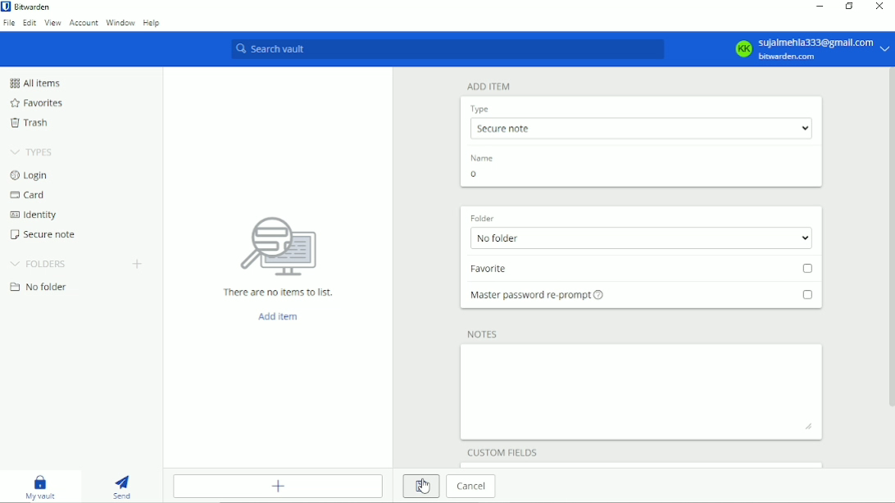  Describe the element at coordinates (480, 109) in the screenshot. I see `Type` at that location.